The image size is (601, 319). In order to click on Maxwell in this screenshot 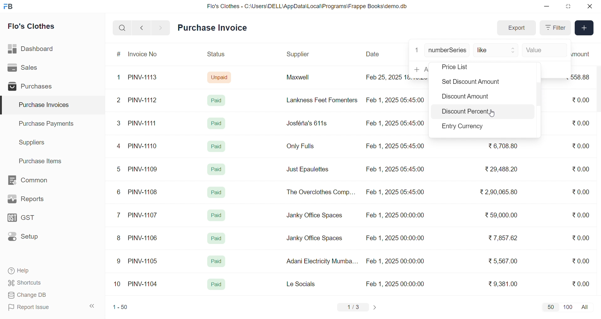, I will do `click(305, 79)`.